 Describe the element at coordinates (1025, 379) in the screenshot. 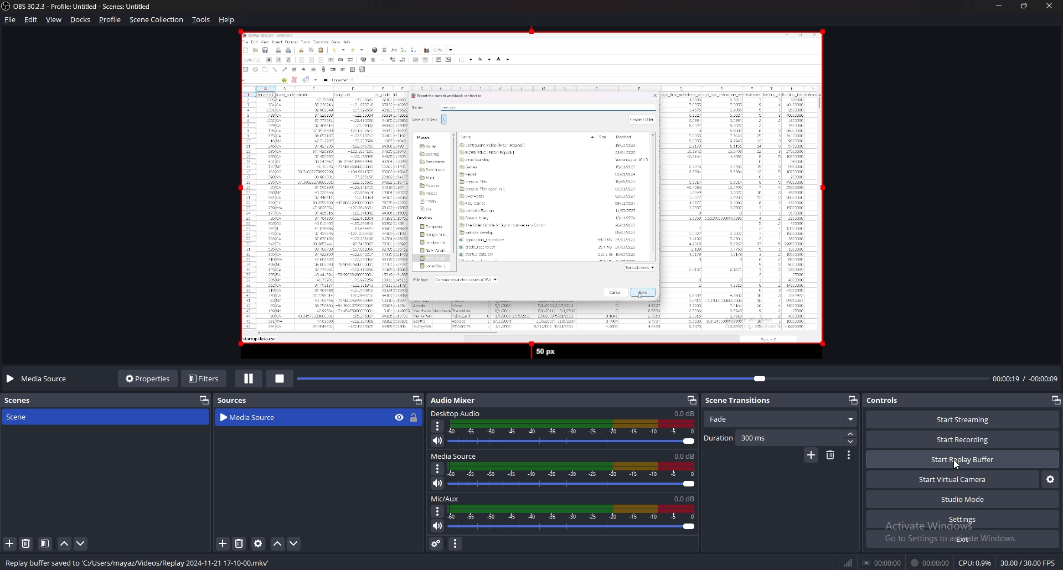

I see `00:00:05 / -00:00:23` at that location.